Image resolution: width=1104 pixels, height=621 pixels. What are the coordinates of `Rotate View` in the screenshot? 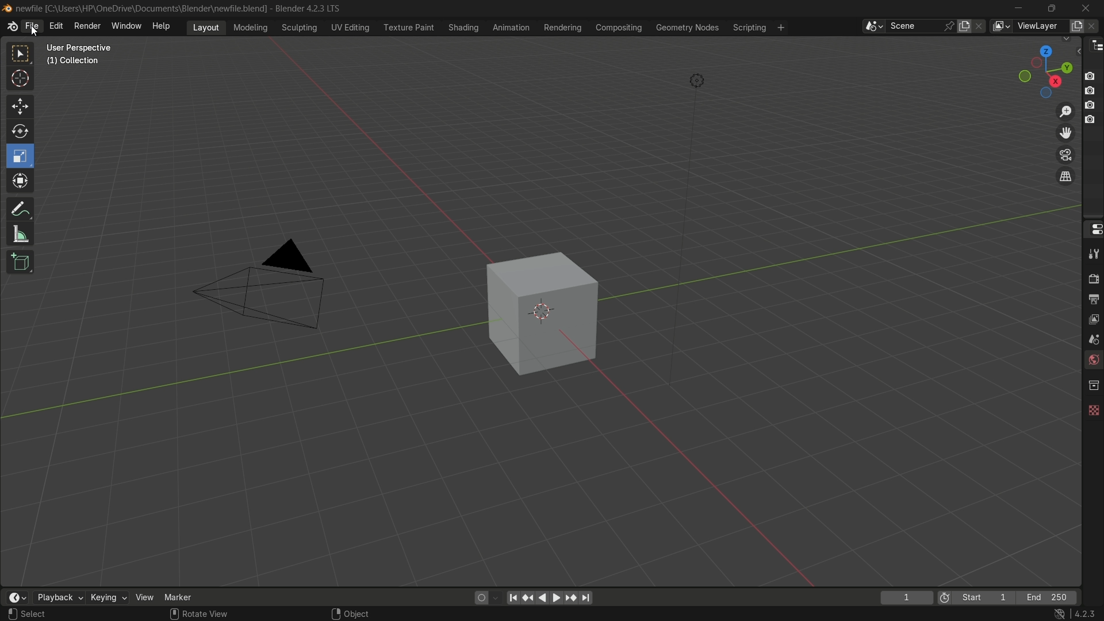 It's located at (199, 614).